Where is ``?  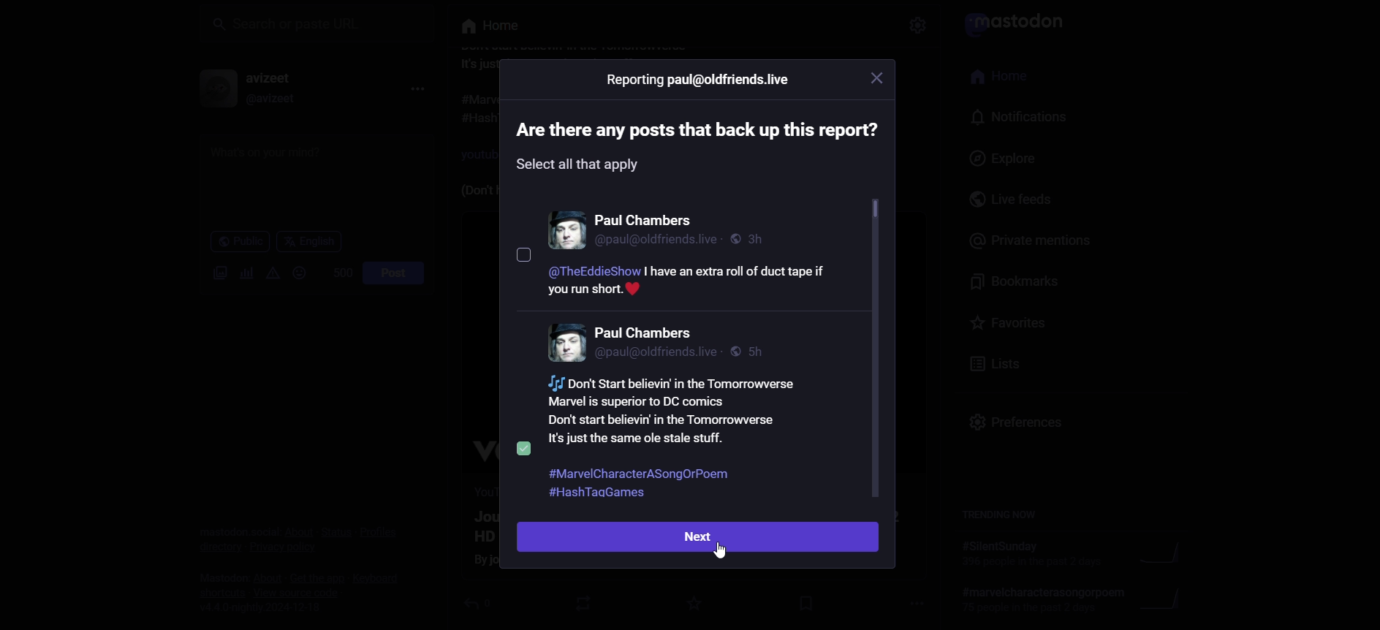  is located at coordinates (876, 79).